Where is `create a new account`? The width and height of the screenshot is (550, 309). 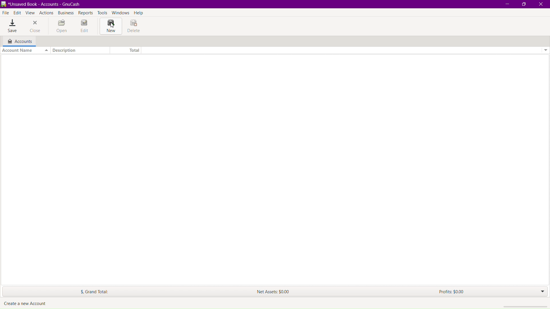
create a new account is located at coordinates (28, 304).